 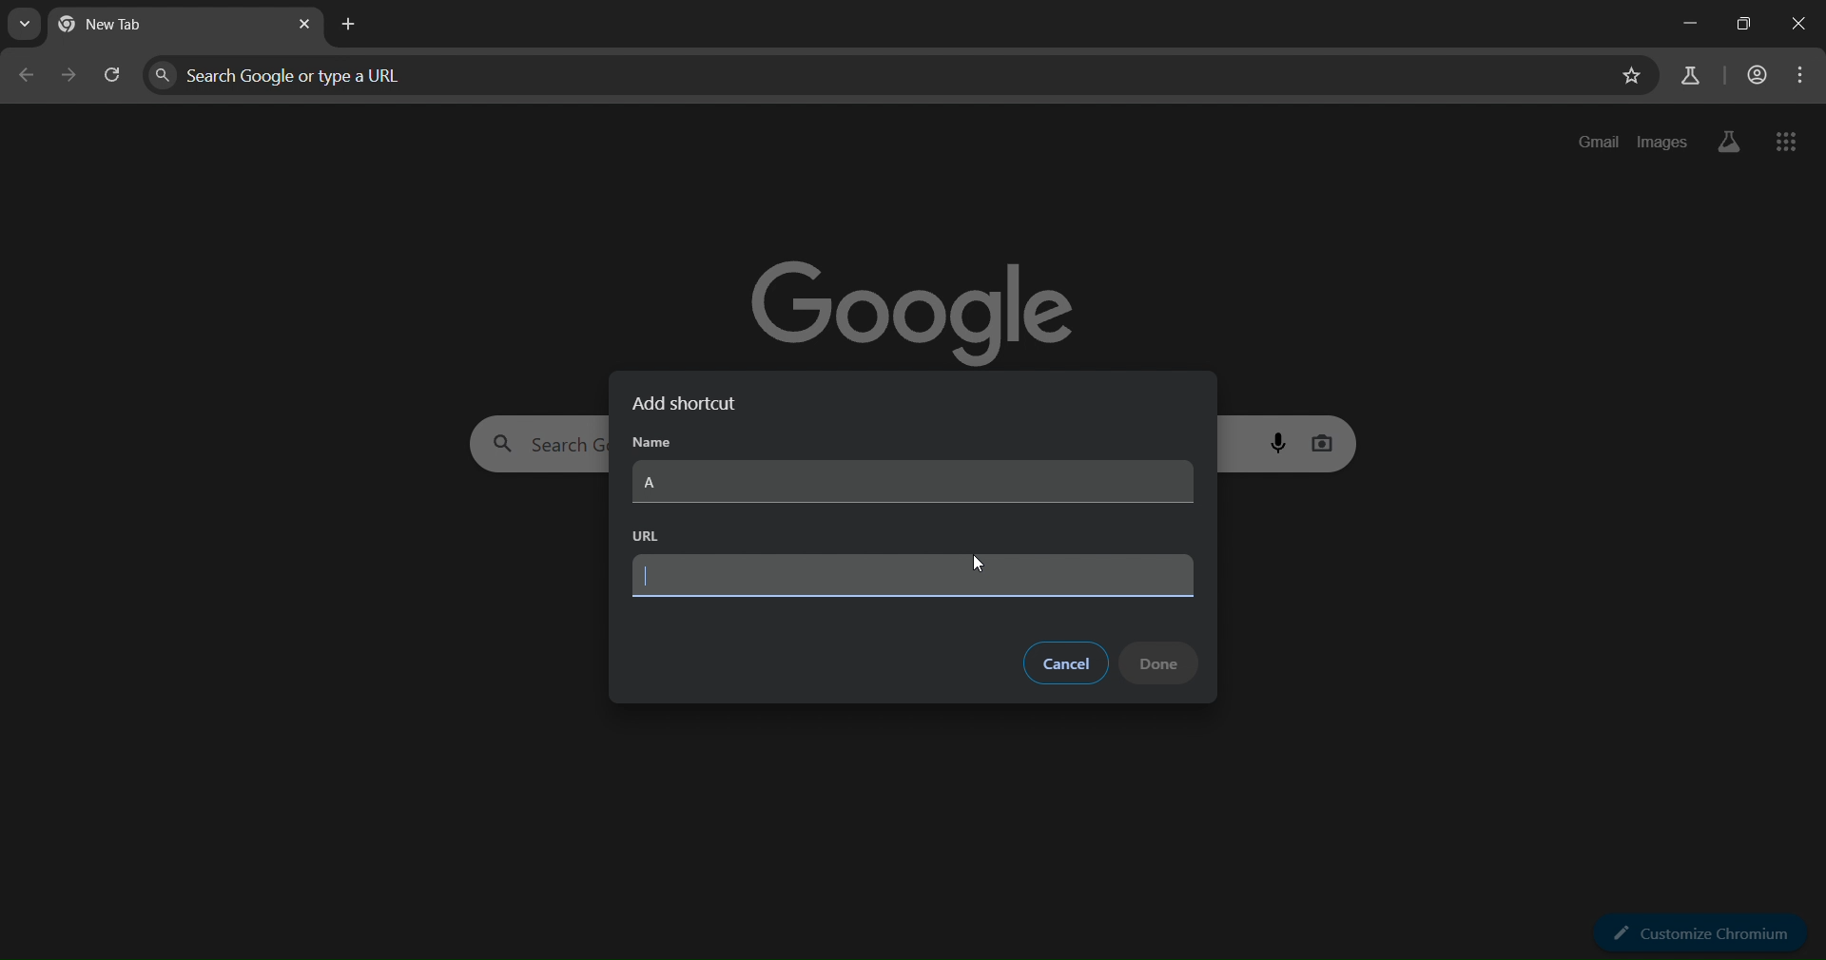 What do you see at coordinates (877, 75) in the screenshot?
I see `search google or type a URL` at bounding box center [877, 75].